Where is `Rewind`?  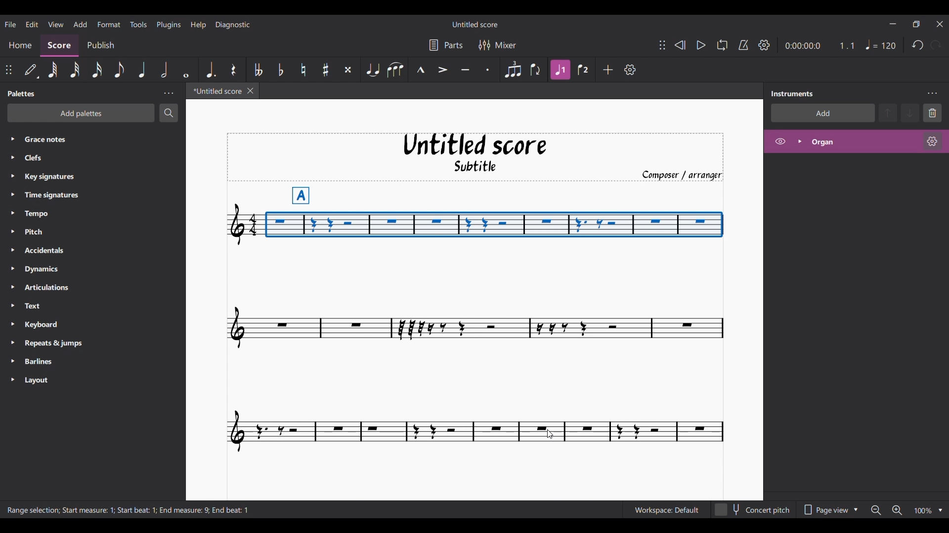 Rewind is located at coordinates (680, 45).